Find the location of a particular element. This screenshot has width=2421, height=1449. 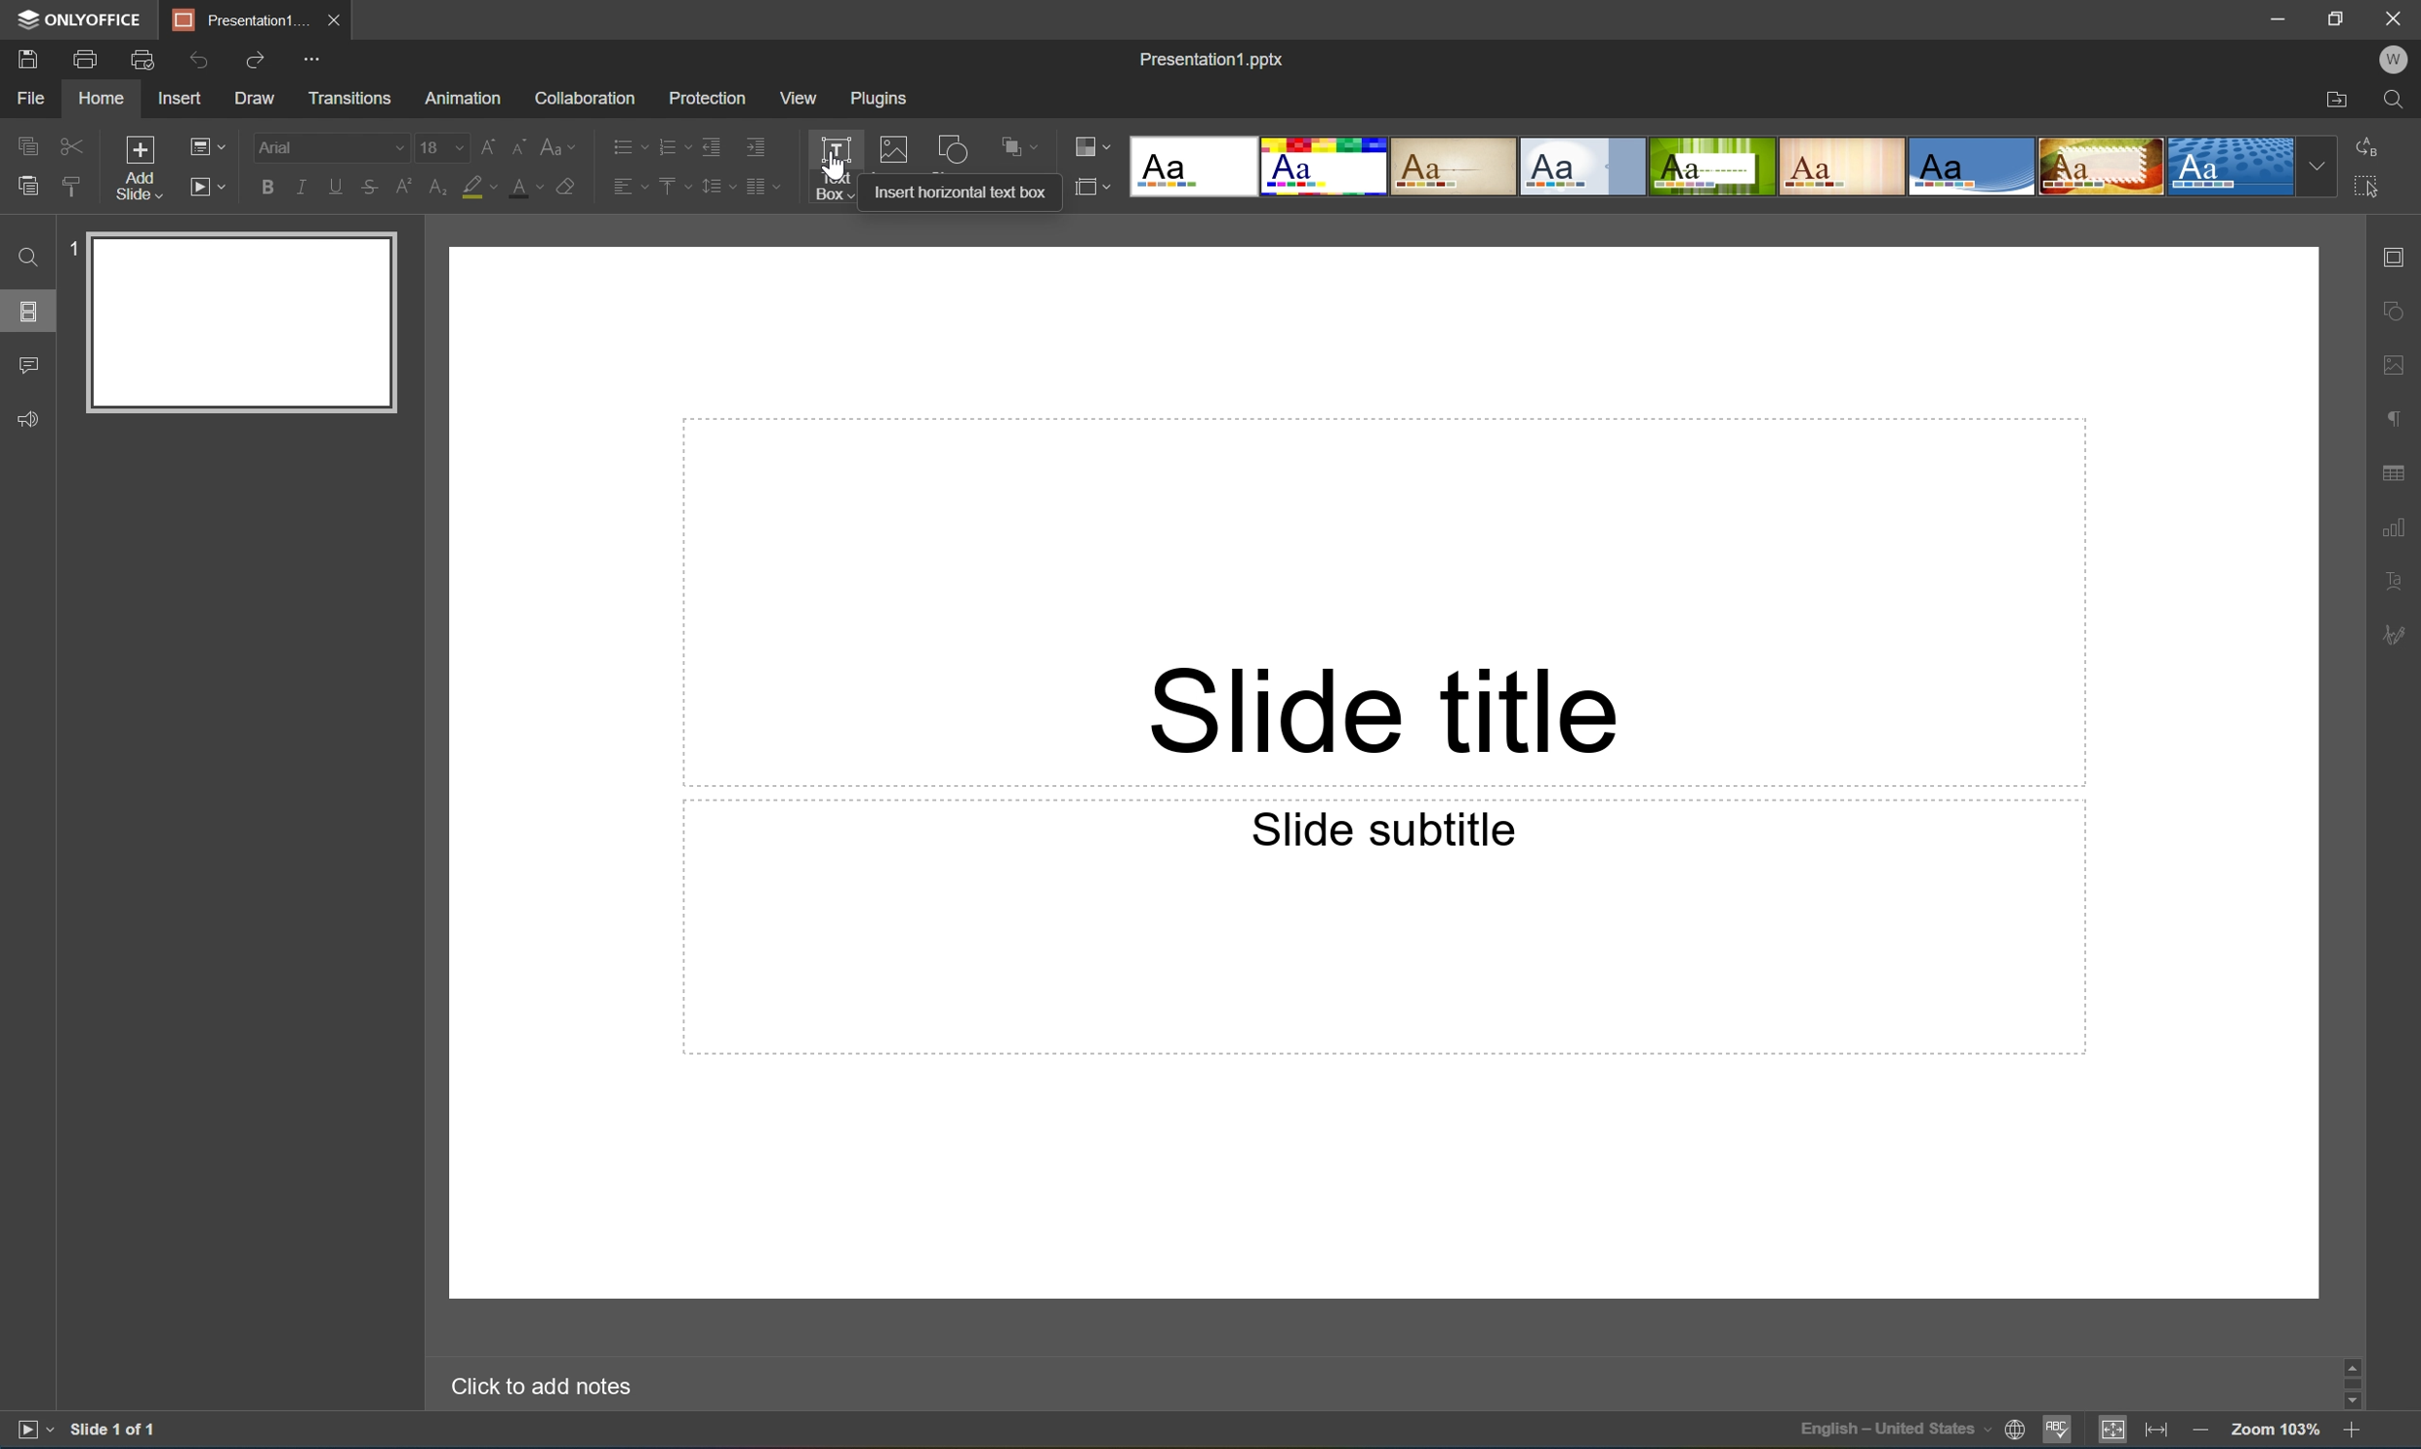

Slide settings is located at coordinates (2400, 257).